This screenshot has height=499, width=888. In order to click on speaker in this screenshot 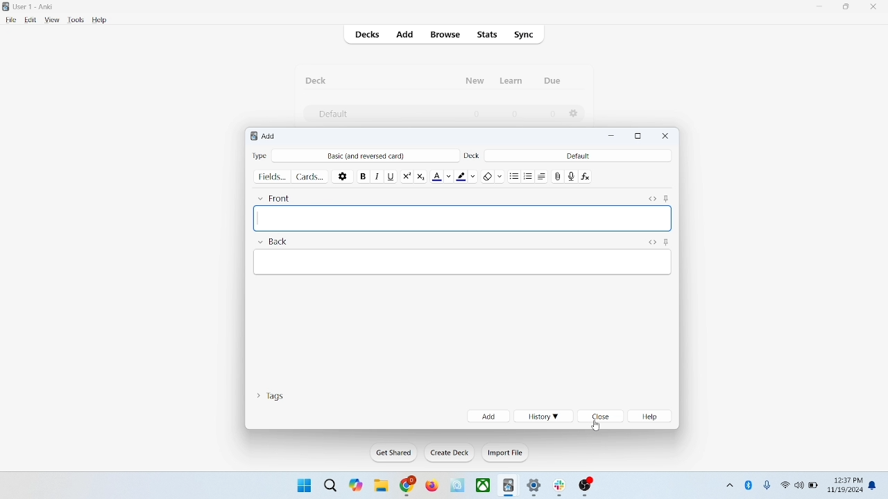, I will do `click(799, 484)`.